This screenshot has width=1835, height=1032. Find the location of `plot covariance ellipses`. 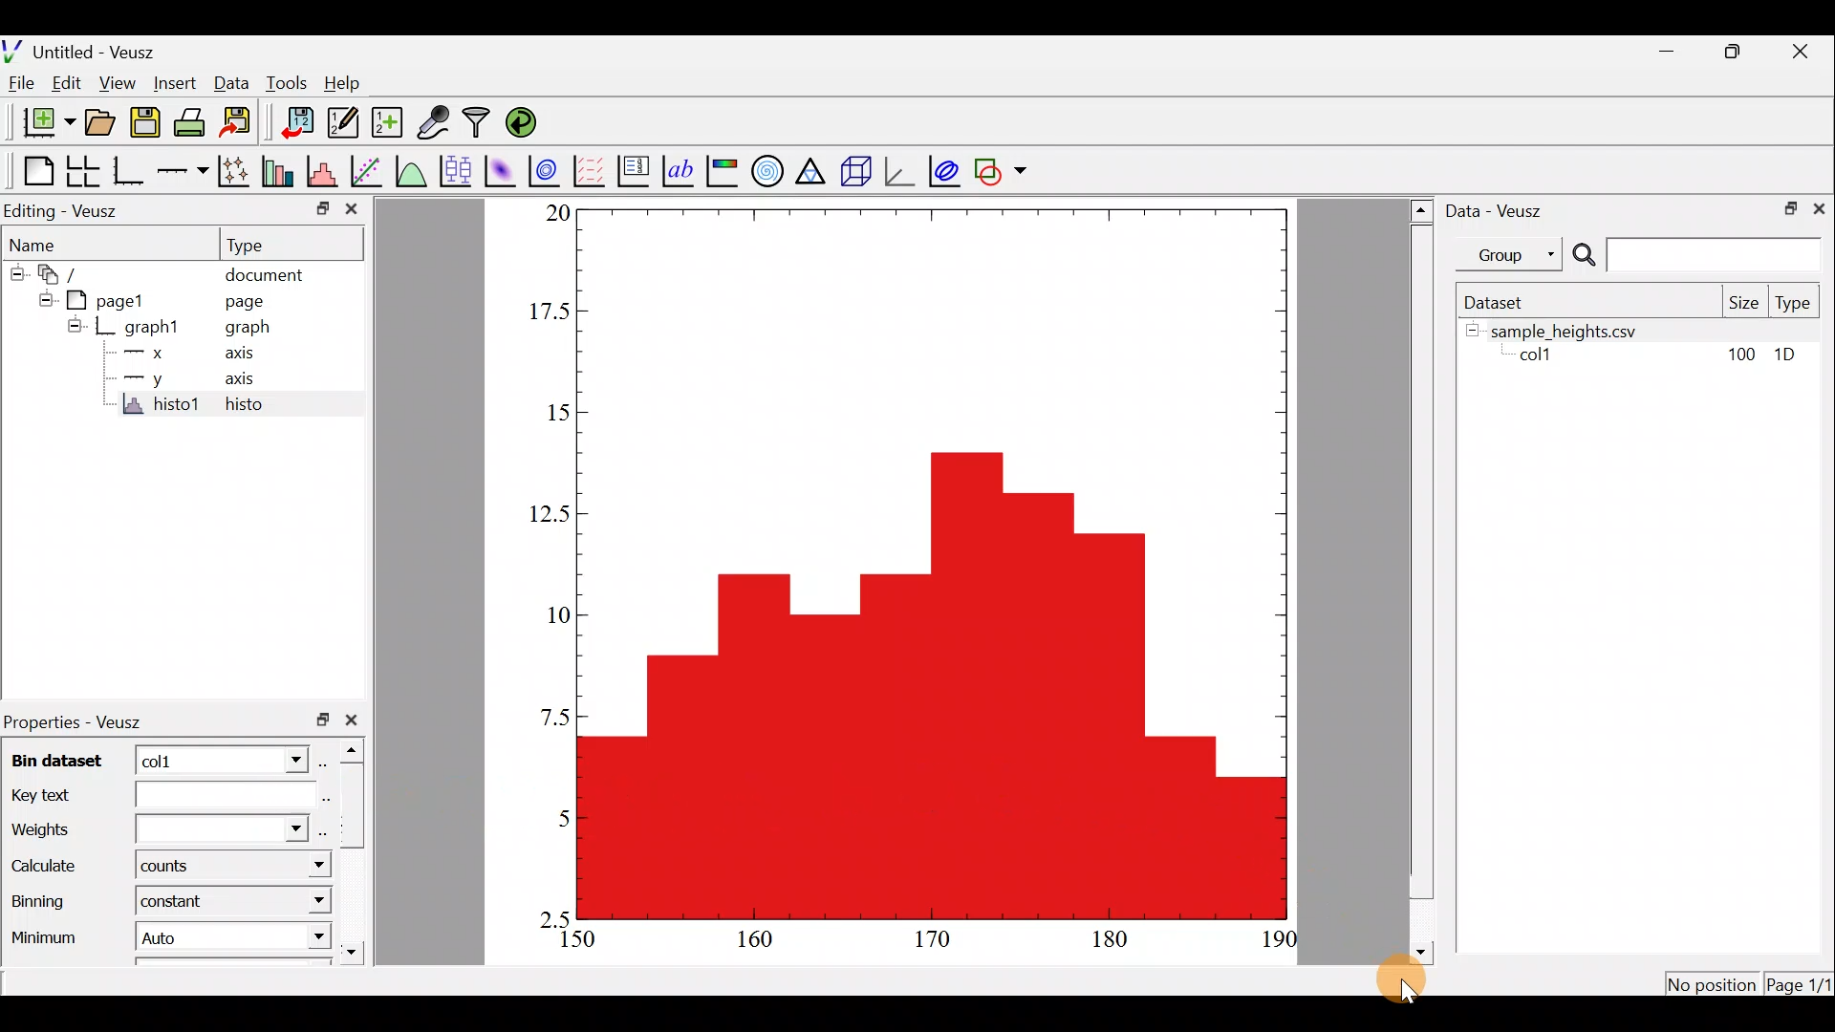

plot covariance ellipses is located at coordinates (944, 171).